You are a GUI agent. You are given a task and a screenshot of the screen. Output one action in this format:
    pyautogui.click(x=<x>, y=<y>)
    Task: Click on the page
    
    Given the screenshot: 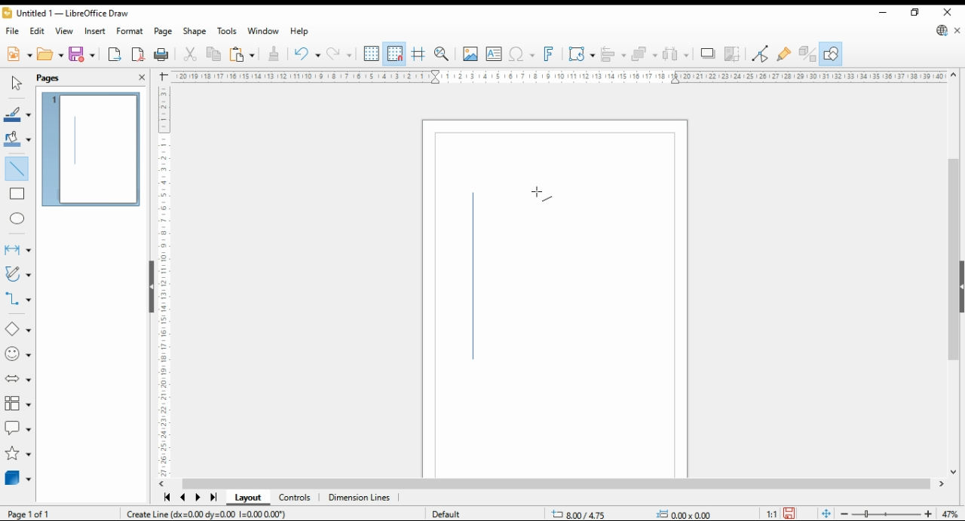 What is the action you would take?
    pyautogui.click(x=163, y=32)
    